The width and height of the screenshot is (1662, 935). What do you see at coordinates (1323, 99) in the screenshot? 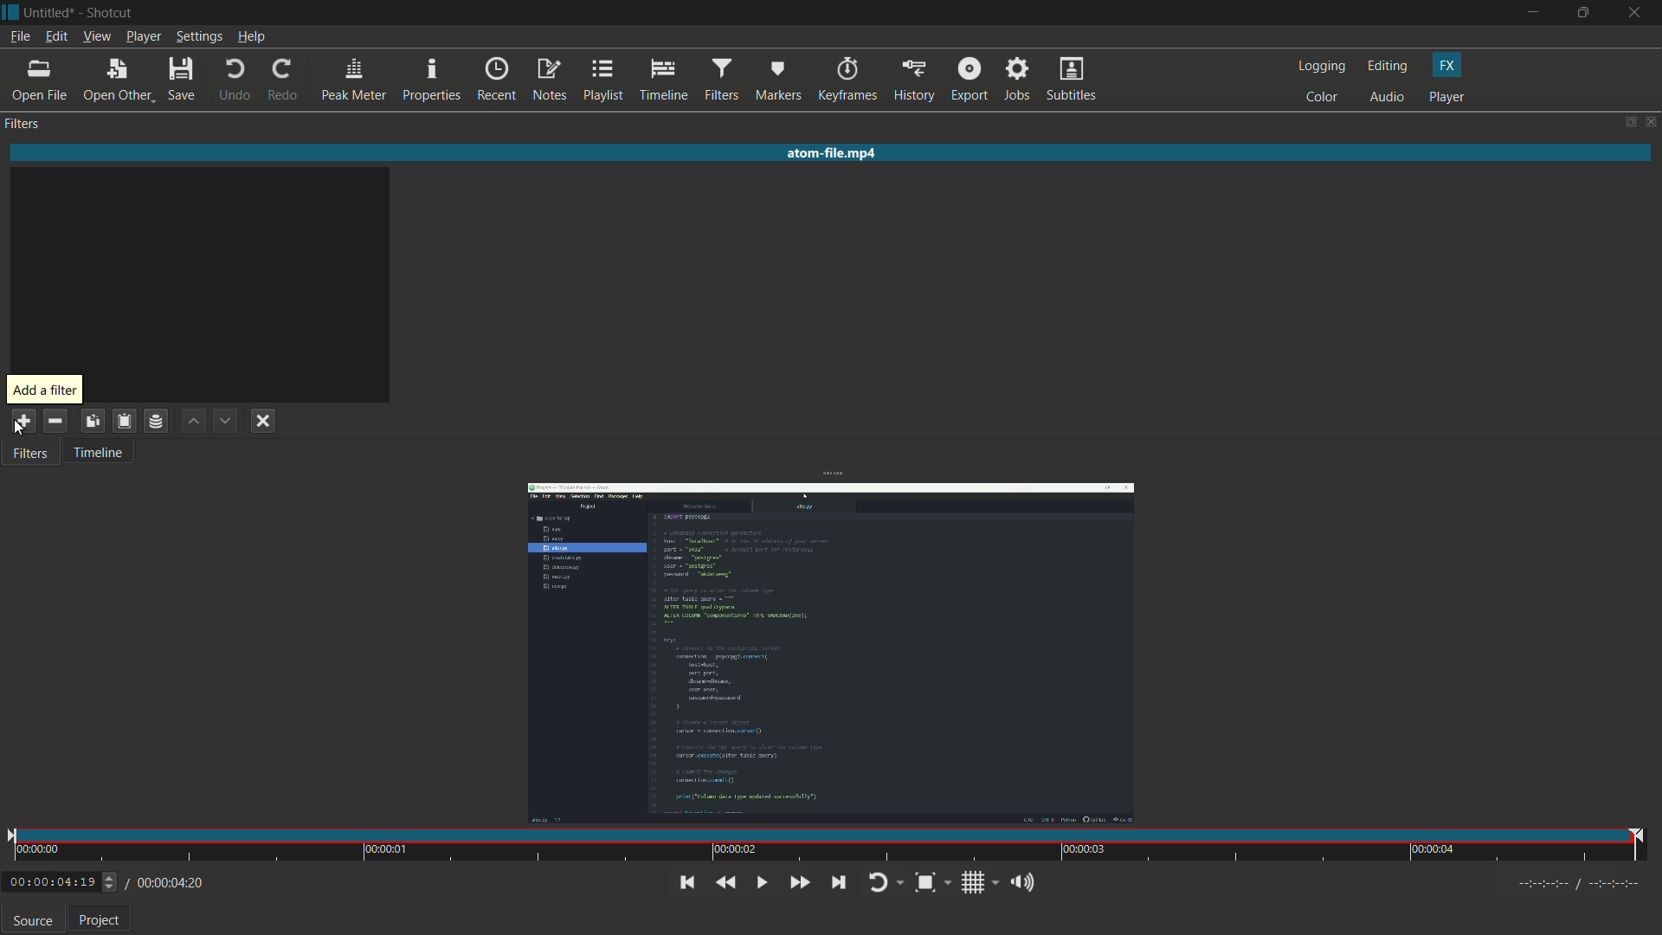
I see `color` at bounding box center [1323, 99].